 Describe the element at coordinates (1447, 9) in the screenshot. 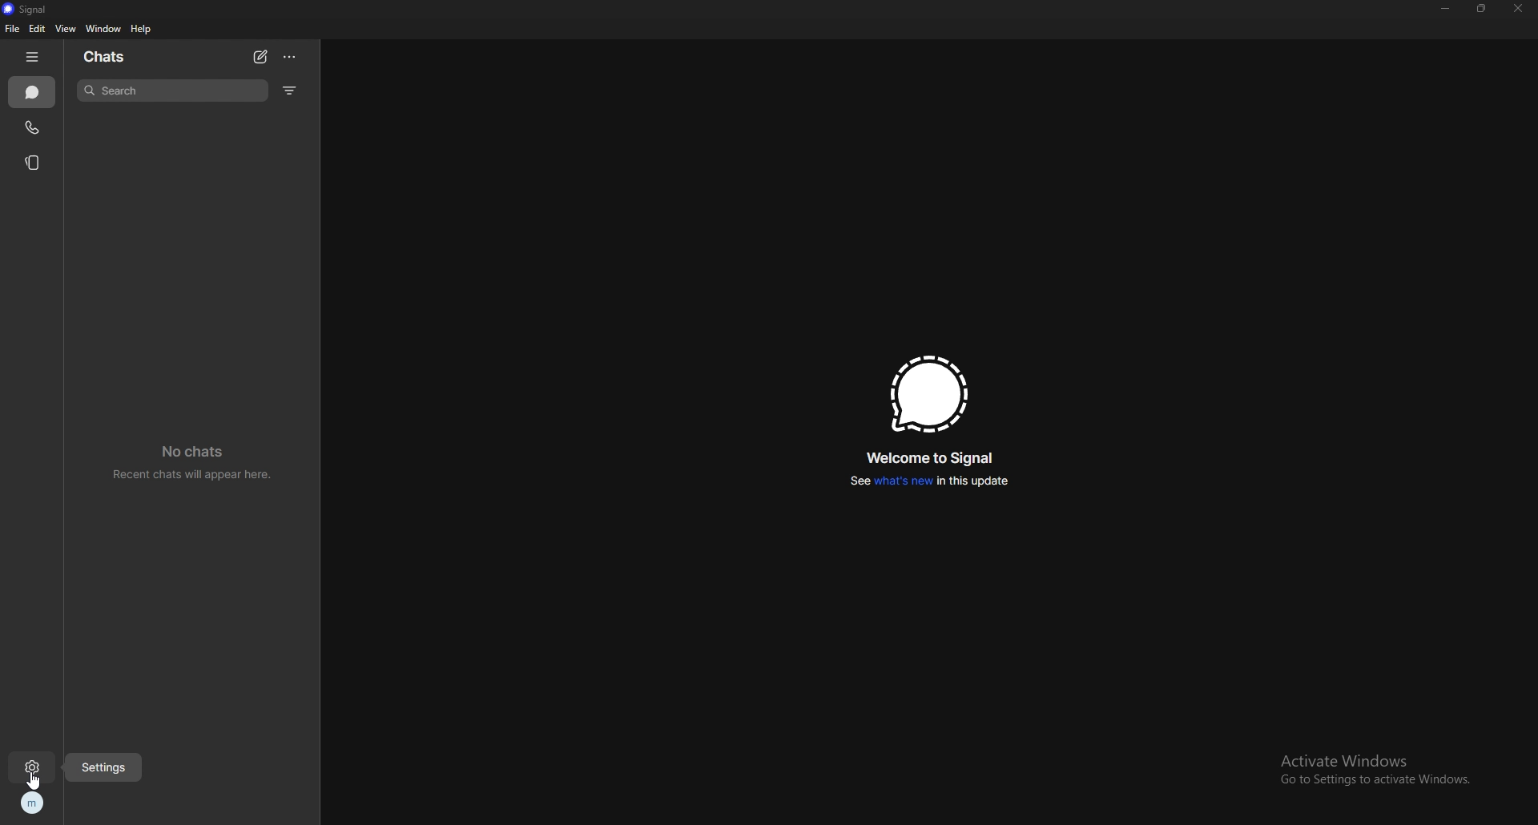

I see `minimize` at that location.